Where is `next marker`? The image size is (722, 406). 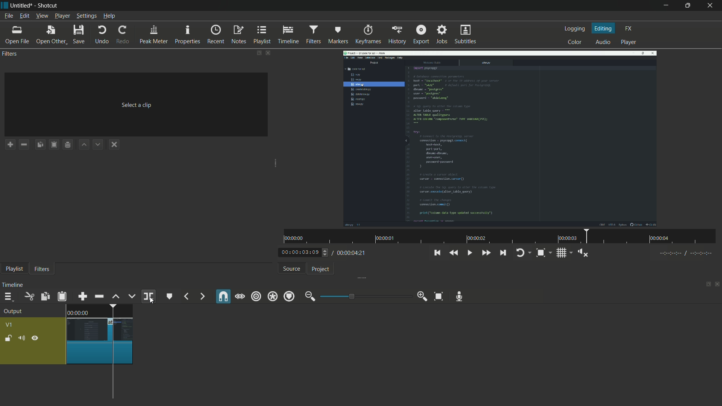
next marker is located at coordinates (202, 297).